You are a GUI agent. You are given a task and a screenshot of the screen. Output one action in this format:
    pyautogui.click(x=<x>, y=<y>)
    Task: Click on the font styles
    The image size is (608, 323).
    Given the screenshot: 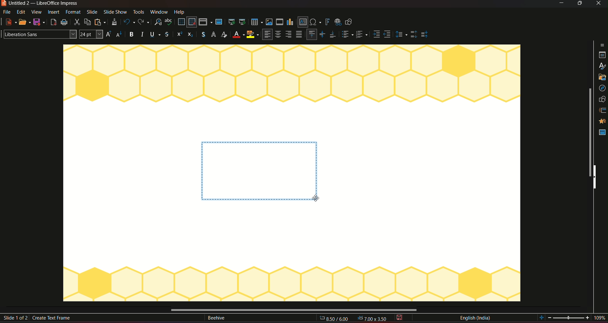 What is the action you would take?
    pyautogui.click(x=214, y=35)
    